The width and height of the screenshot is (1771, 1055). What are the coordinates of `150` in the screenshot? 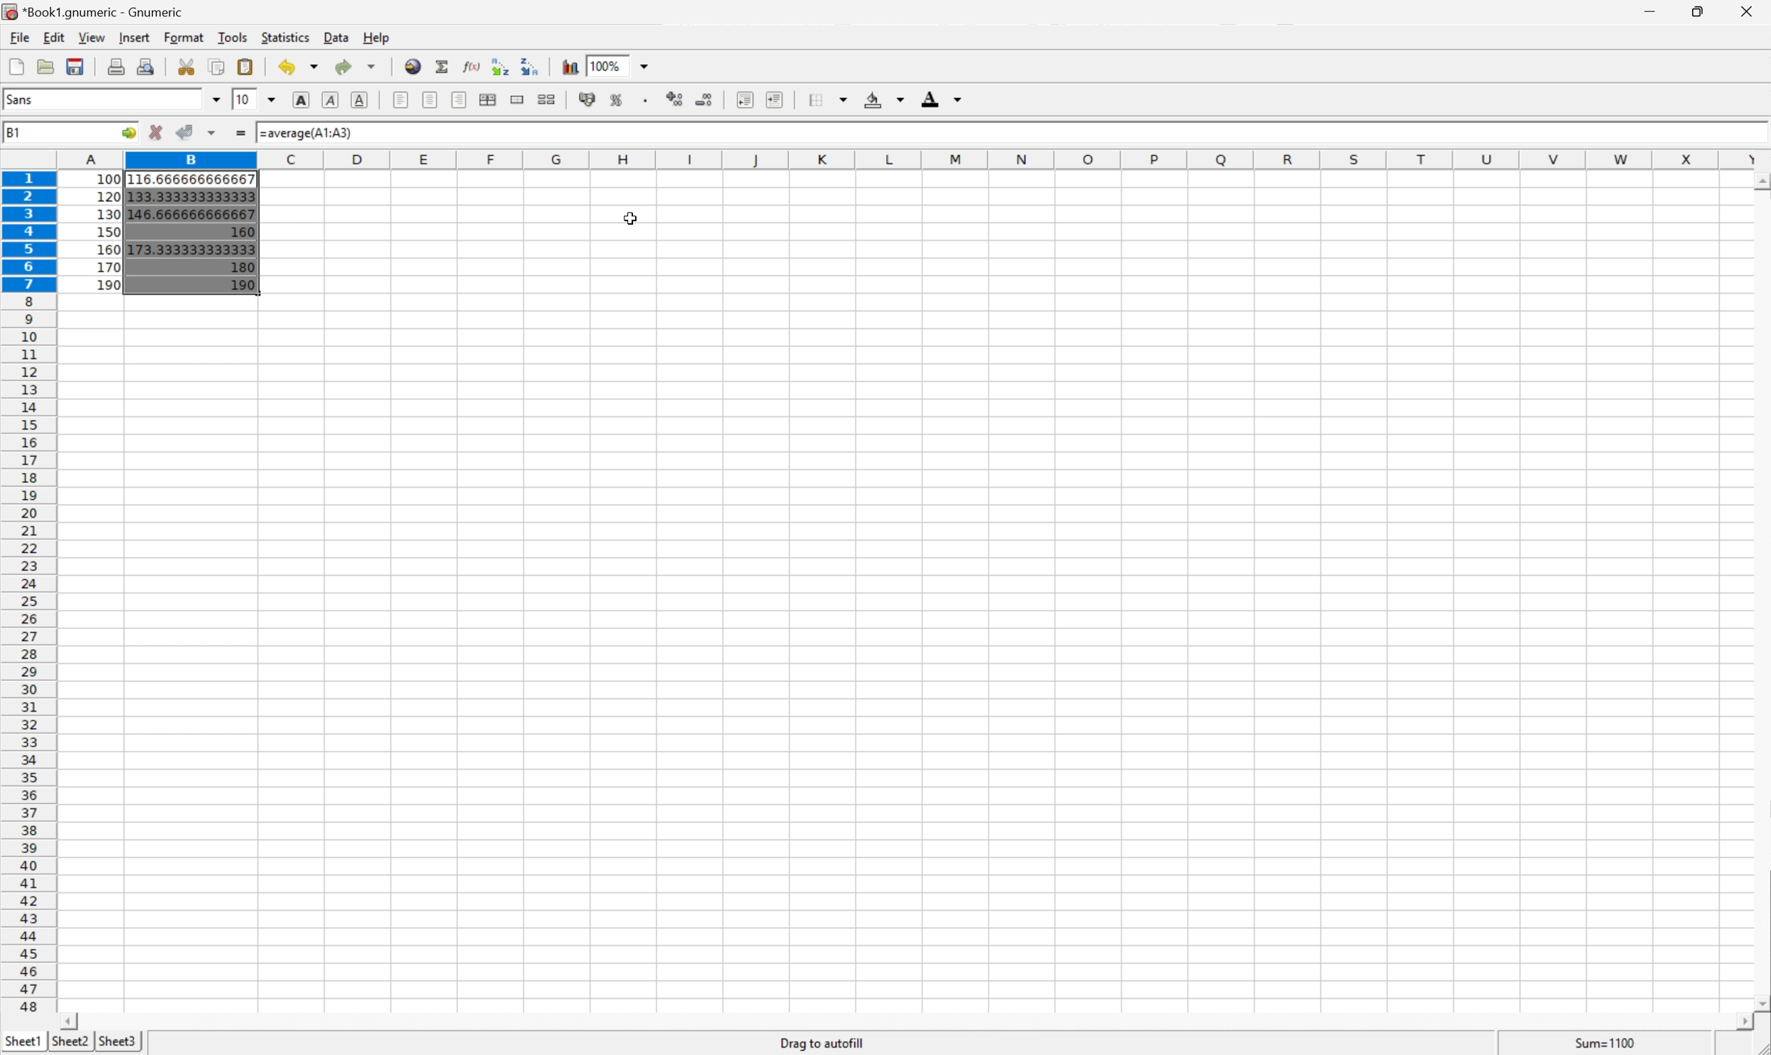 It's located at (107, 230).